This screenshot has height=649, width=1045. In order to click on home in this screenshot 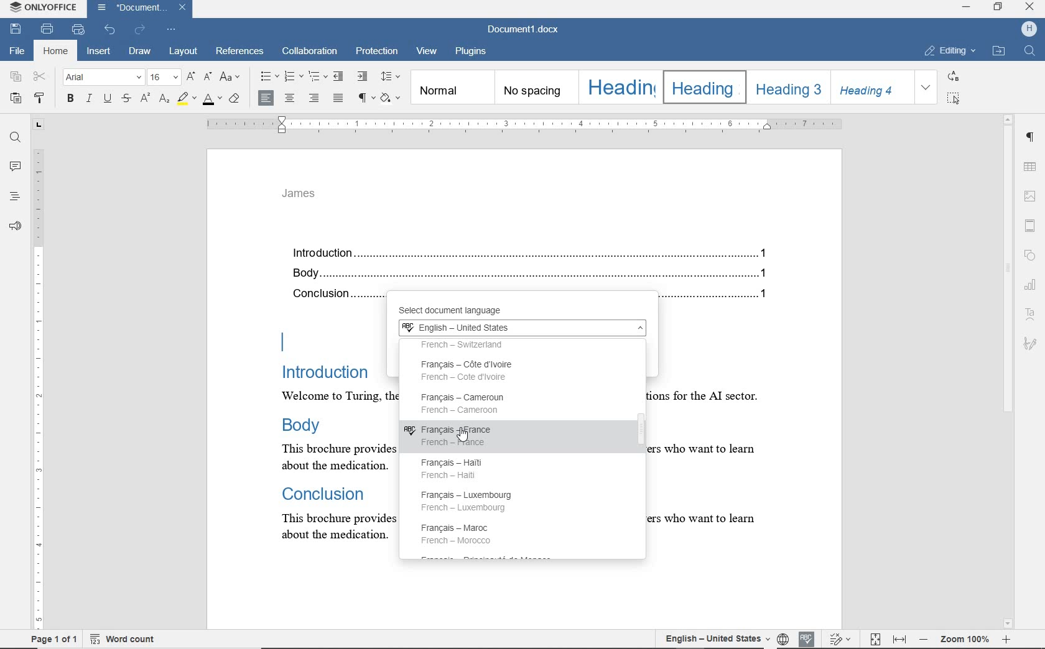, I will do `click(55, 52)`.